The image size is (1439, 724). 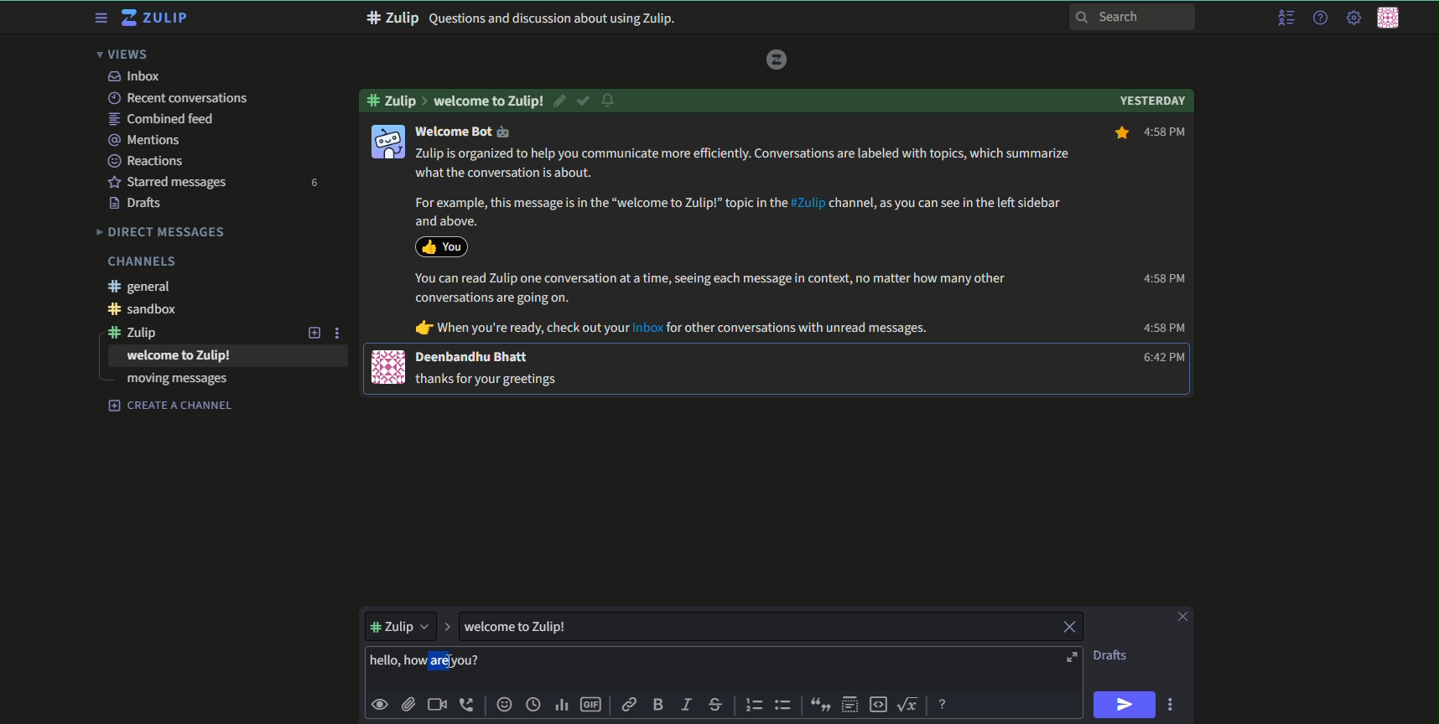 I want to click on open, so click(x=1070, y=658).